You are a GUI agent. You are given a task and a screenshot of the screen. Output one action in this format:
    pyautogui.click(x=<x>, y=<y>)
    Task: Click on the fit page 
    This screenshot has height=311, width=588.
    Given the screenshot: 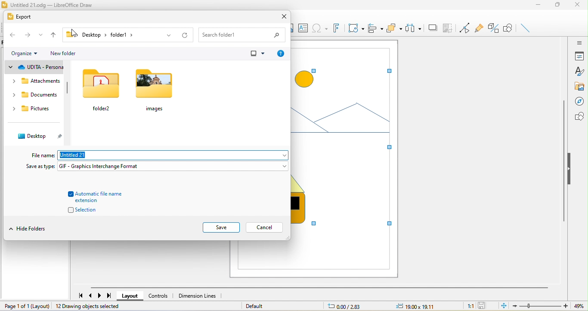 What is the action you would take?
    pyautogui.click(x=504, y=306)
    